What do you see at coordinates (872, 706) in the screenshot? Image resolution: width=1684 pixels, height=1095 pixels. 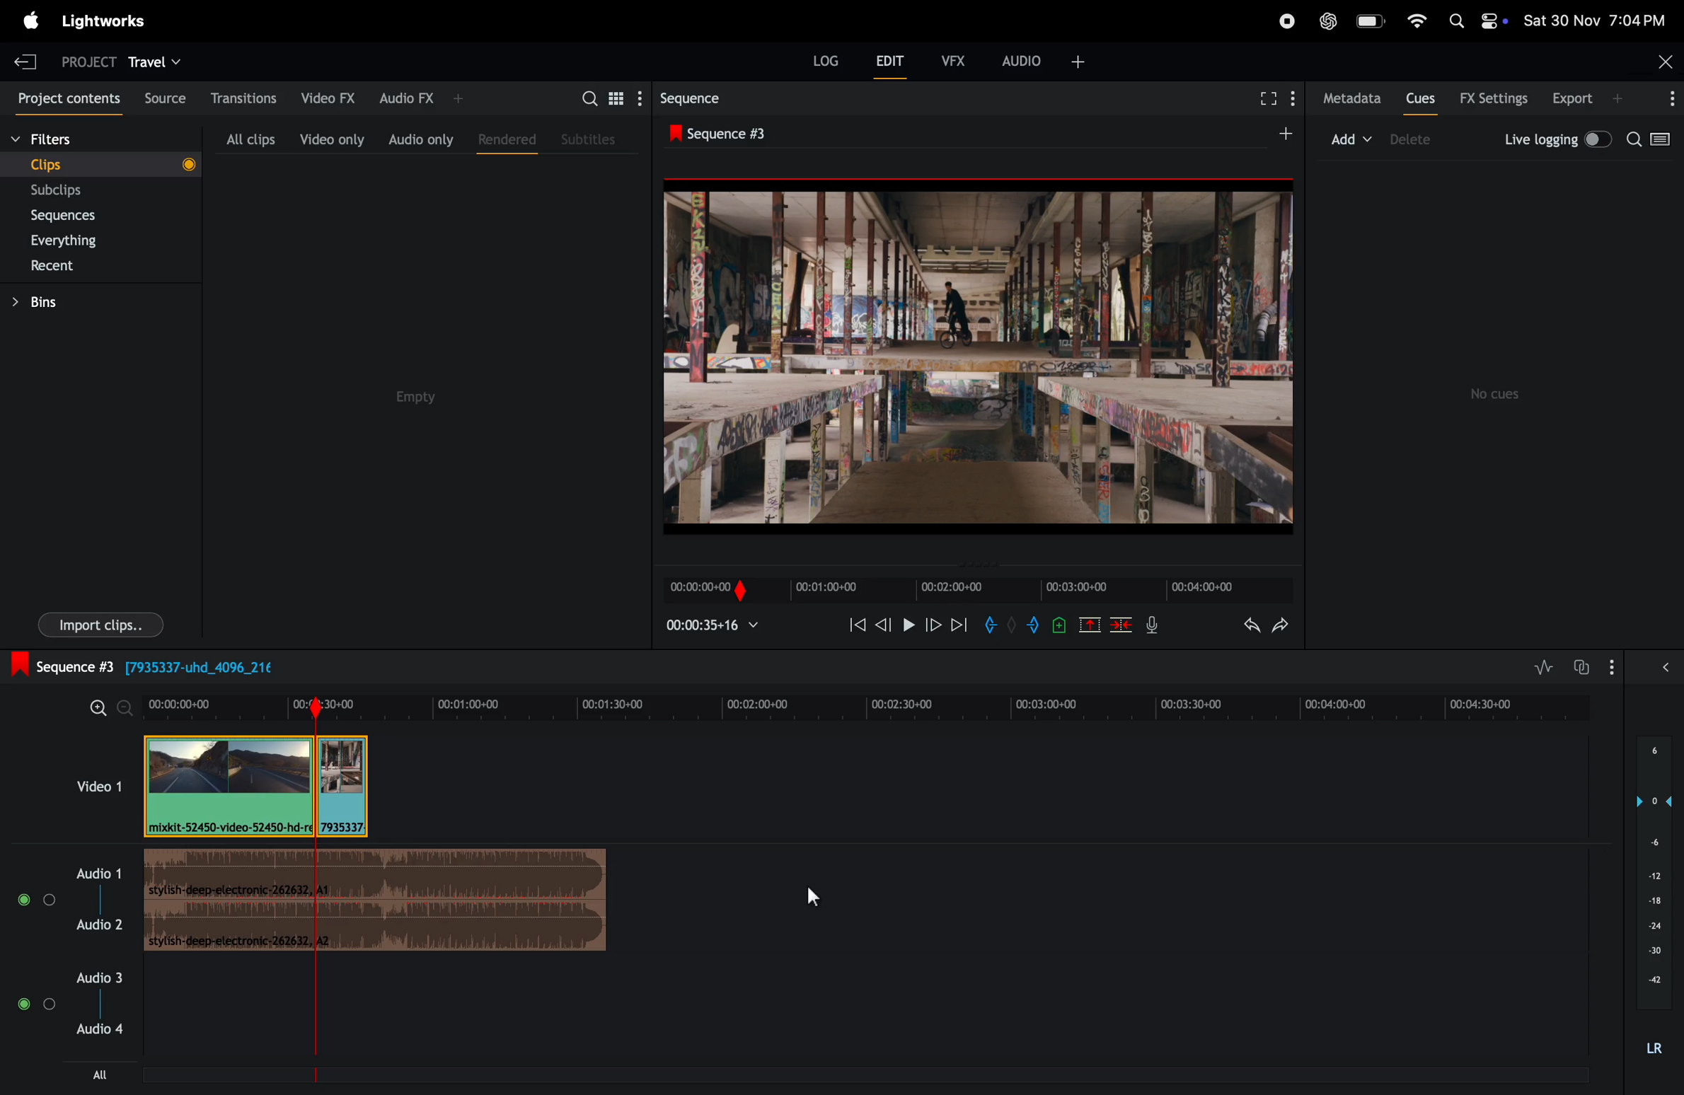 I see `time frame` at bounding box center [872, 706].